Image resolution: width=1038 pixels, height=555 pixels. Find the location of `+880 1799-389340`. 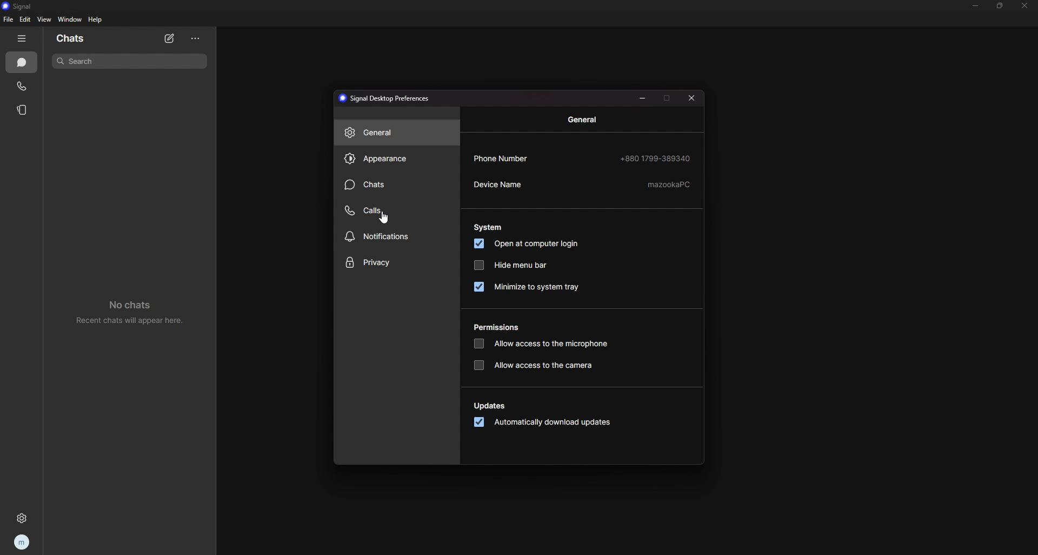

+880 1799-389340 is located at coordinates (657, 158).